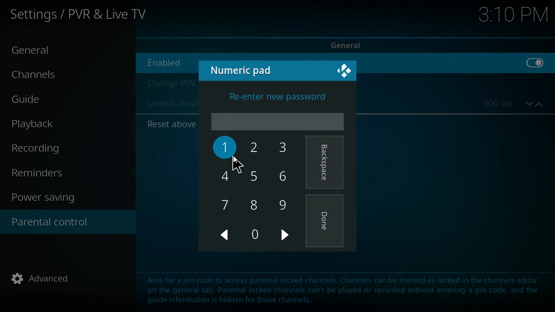 This screenshot has height=312, width=555. I want to click on numeric pad, so click(245, 70).